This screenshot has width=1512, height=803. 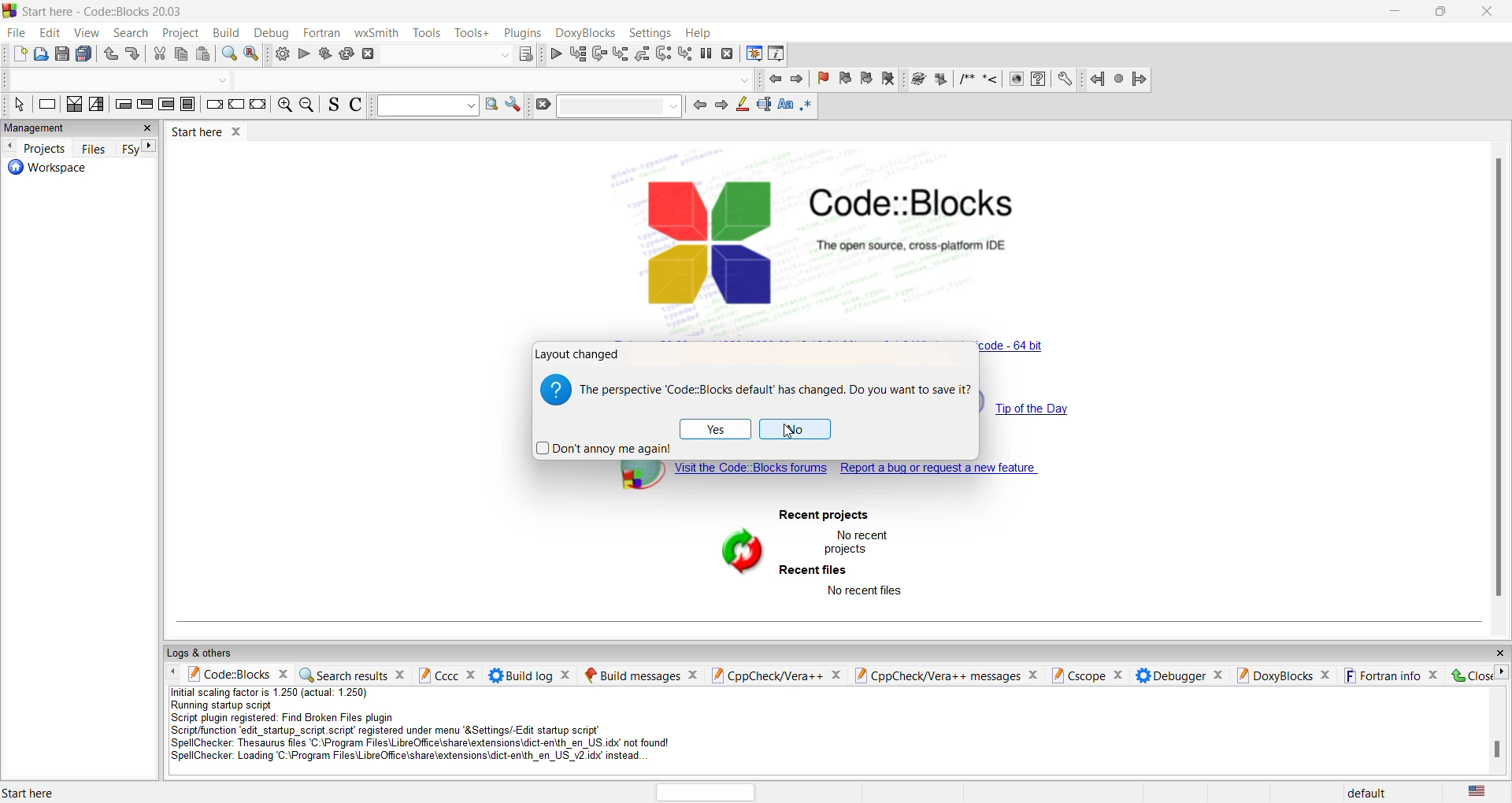 What do you see at coordinates (272, 33) in the screenshot?
I see `debug` at bounding box center [272, 33].